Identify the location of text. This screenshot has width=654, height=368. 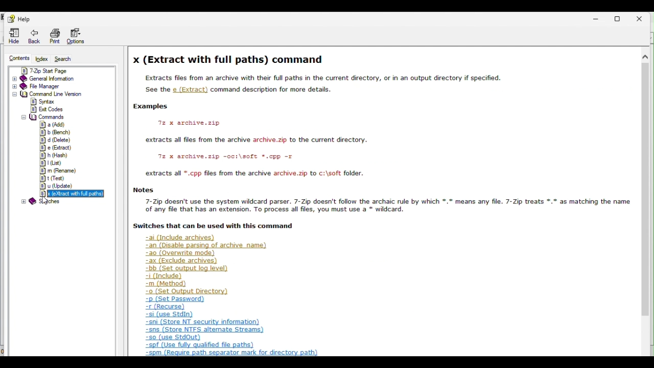
(379, 85).